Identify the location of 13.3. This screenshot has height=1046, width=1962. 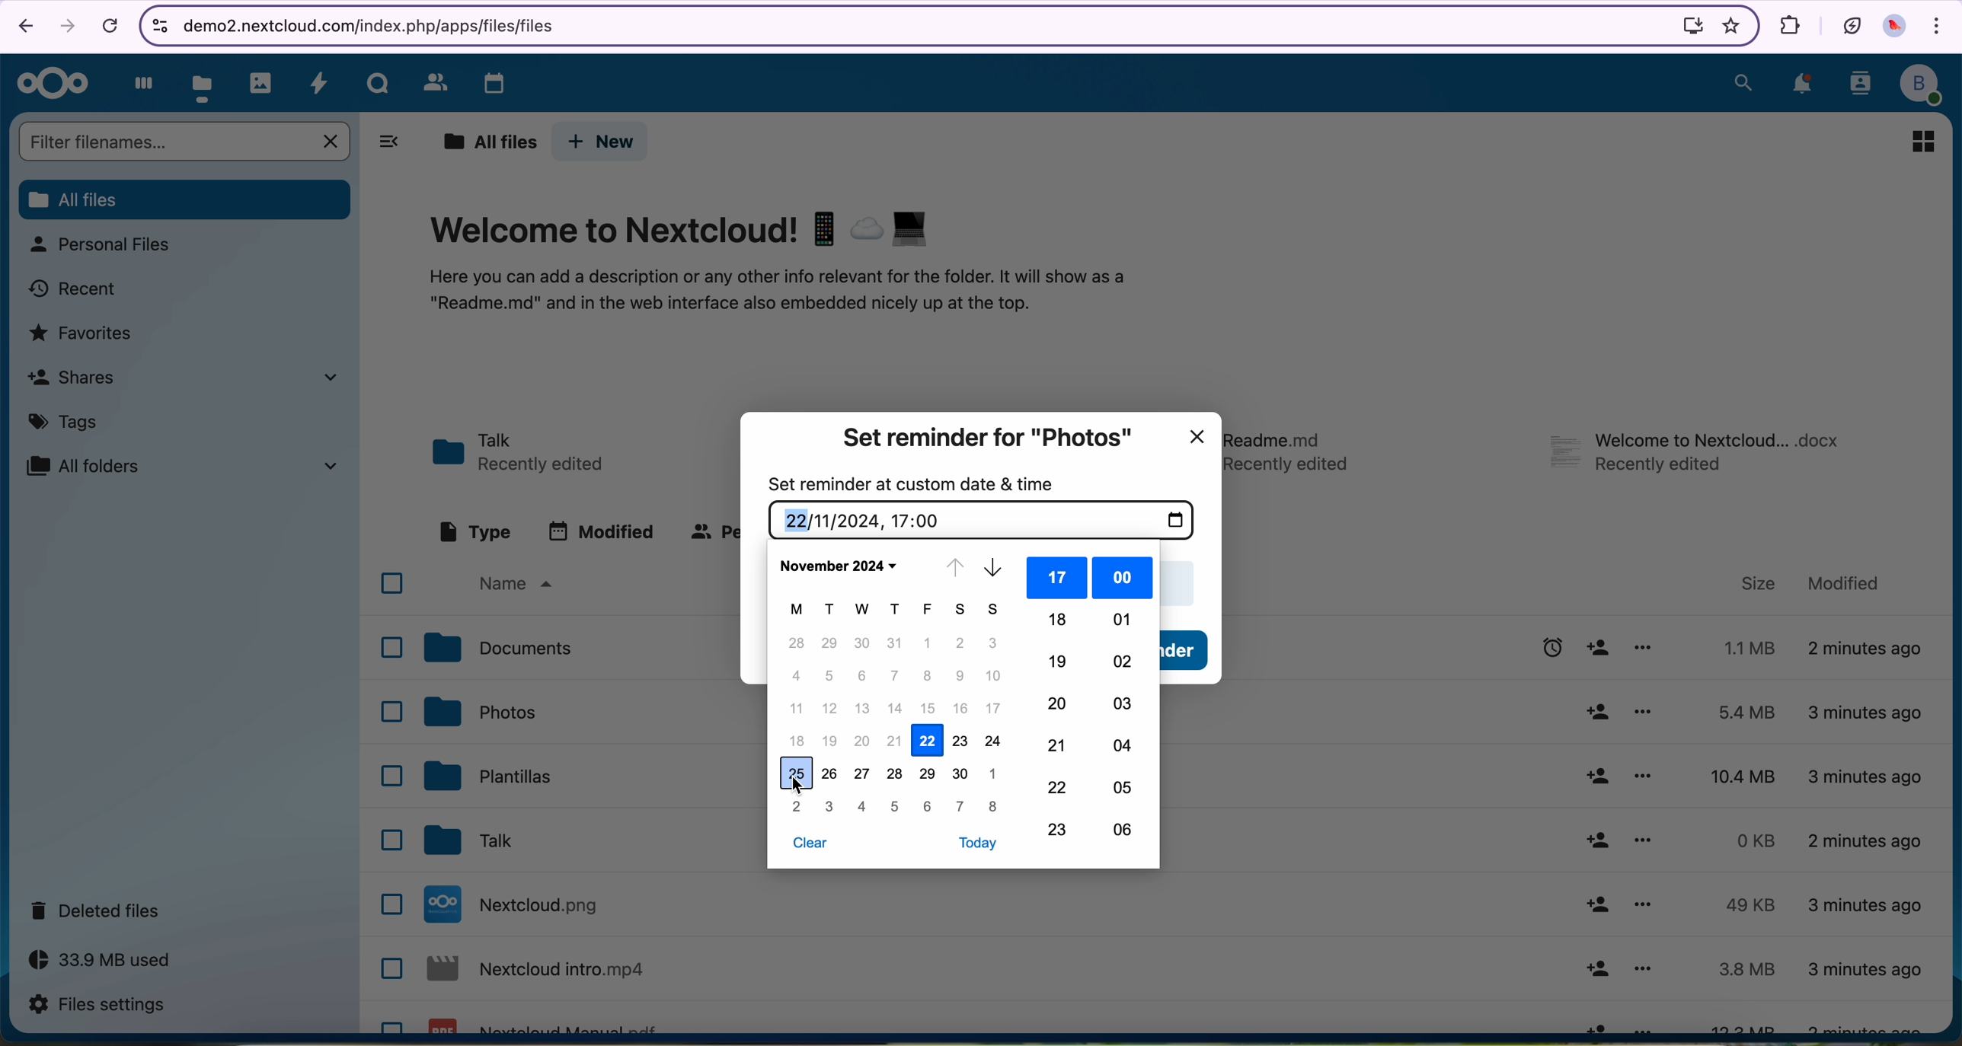
(1747, 1024).